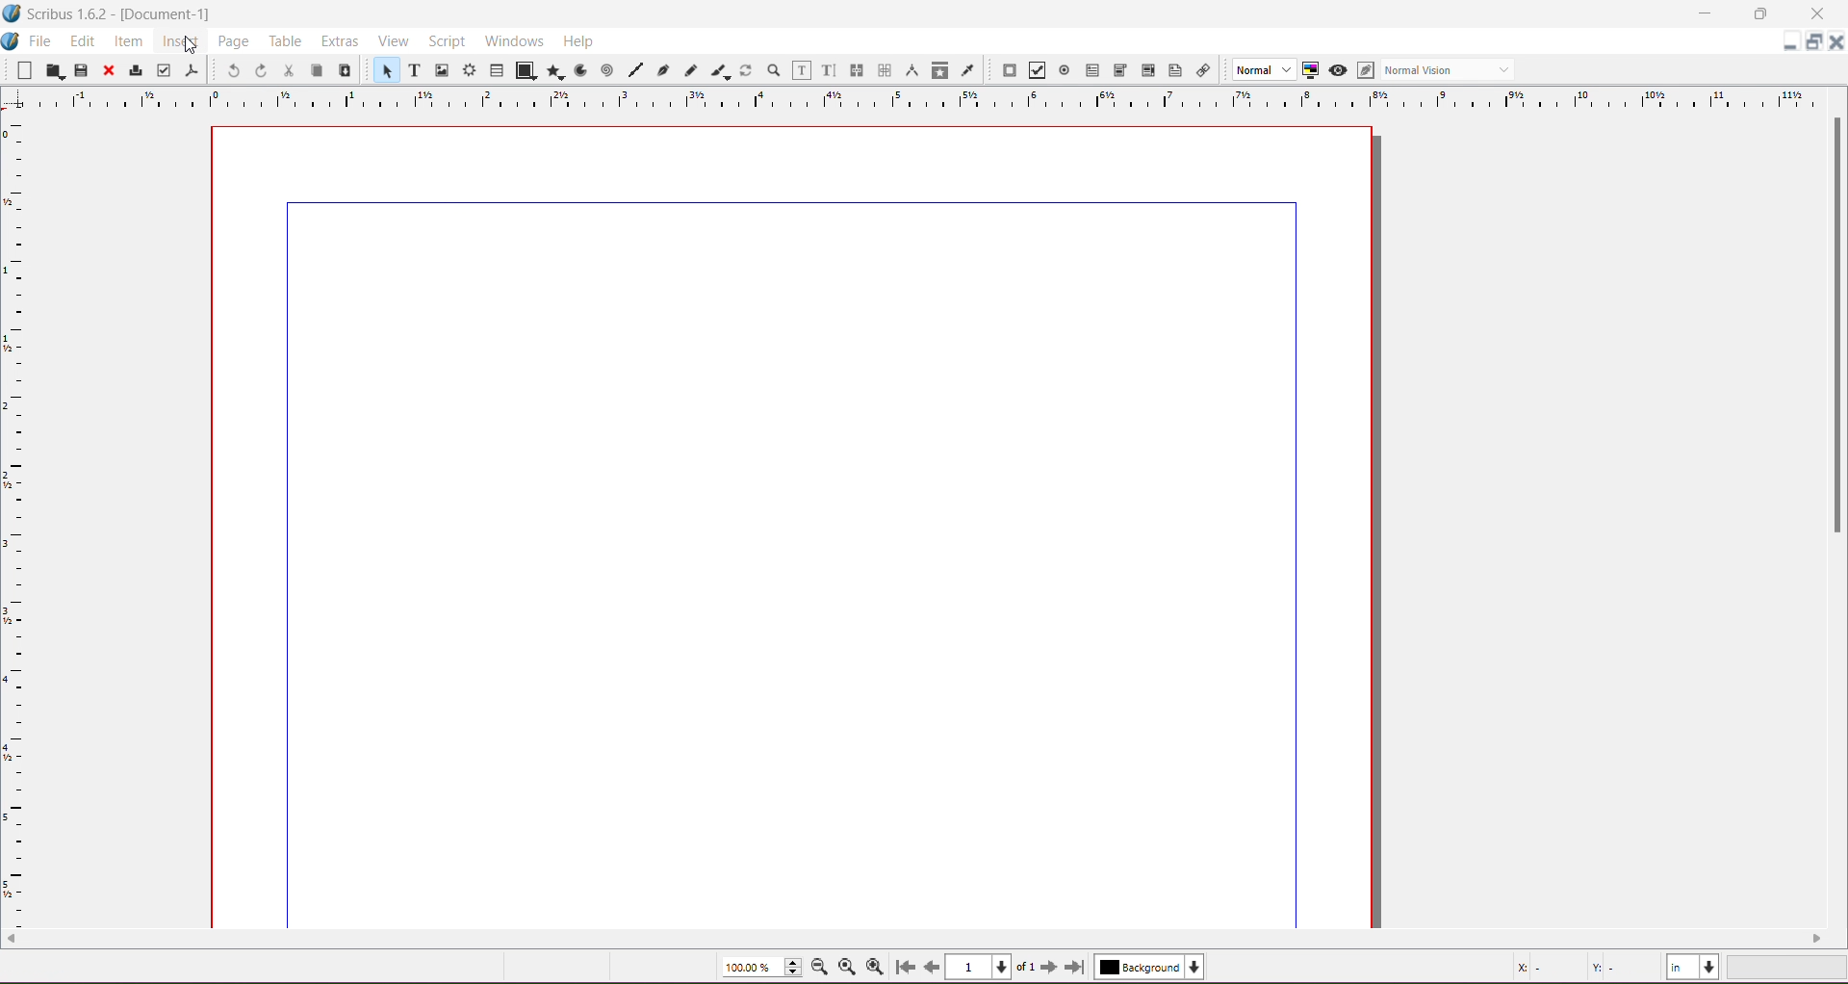 The width and height of the screenshot is (1848, 984). Describe the element at coordinates (1707, 13) in the screenshot. I see `Minimize` at that location.